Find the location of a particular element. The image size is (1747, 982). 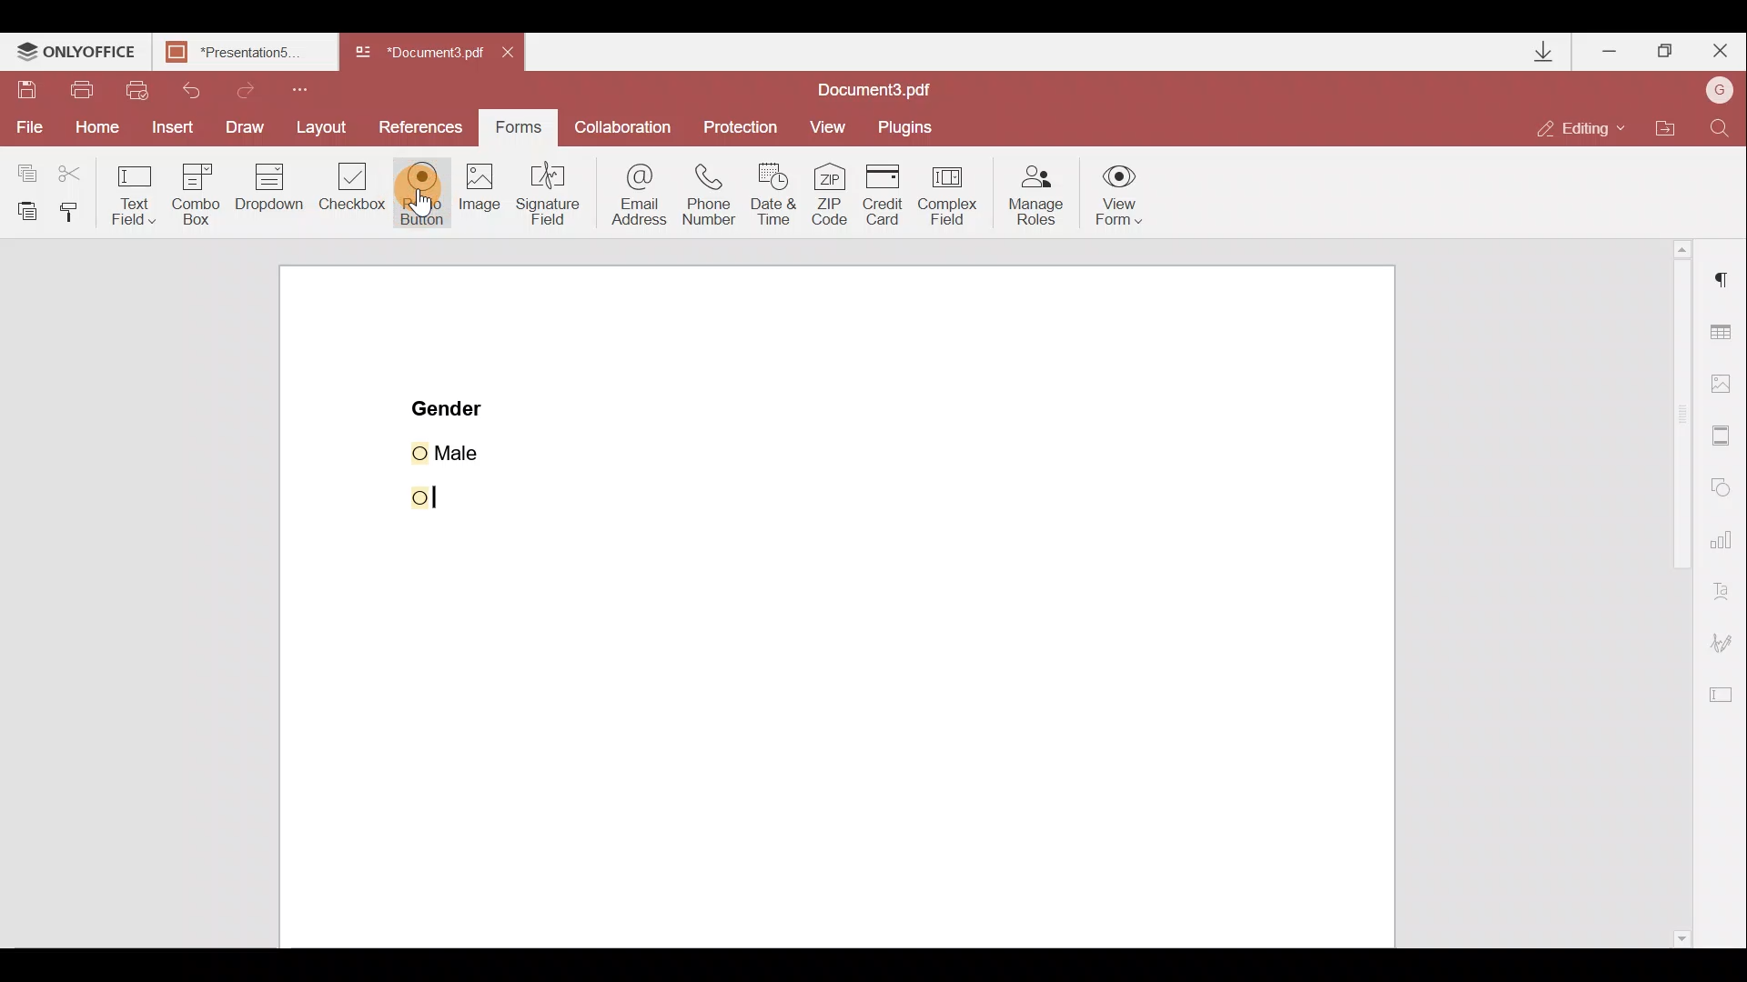

Account name is located at coordinates (1720, 90).